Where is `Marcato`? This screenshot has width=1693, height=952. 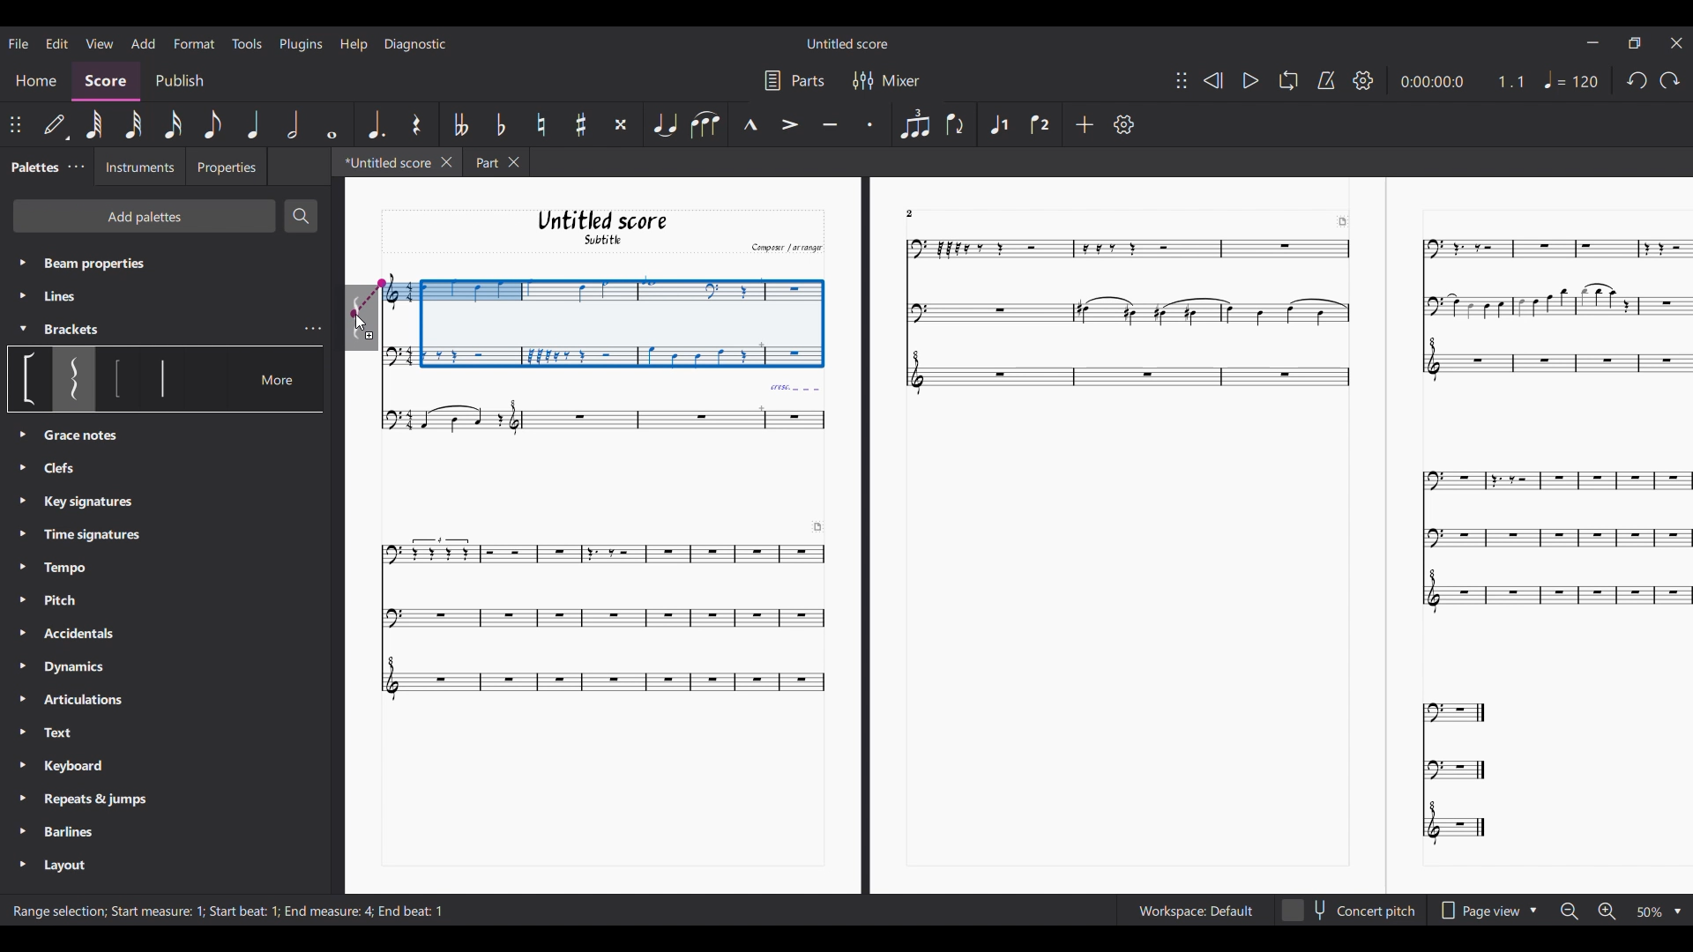 Marcato is located at coordinates (750, 124).